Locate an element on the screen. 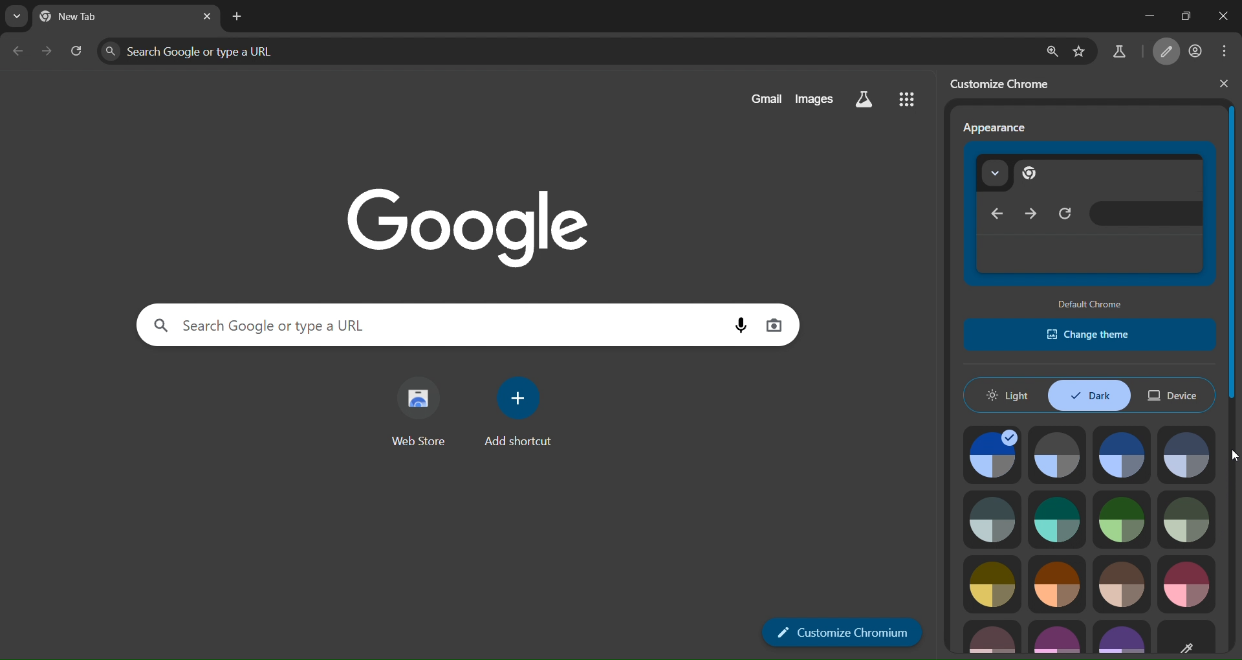 This screenshot has height=660, width=1242. light is located at coordinates (1010, 393).